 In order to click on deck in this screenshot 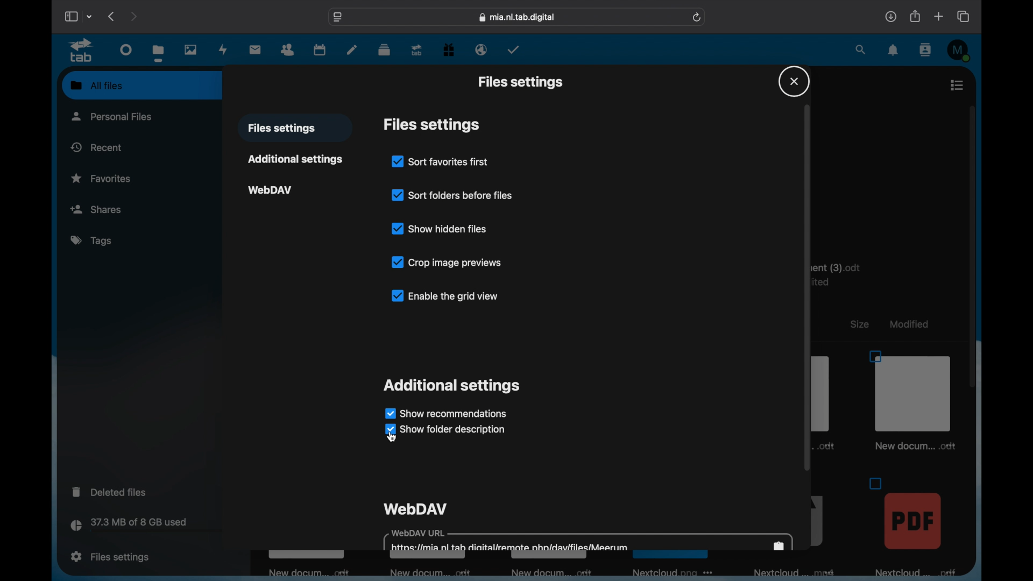, I will do `click(384, 50)`.